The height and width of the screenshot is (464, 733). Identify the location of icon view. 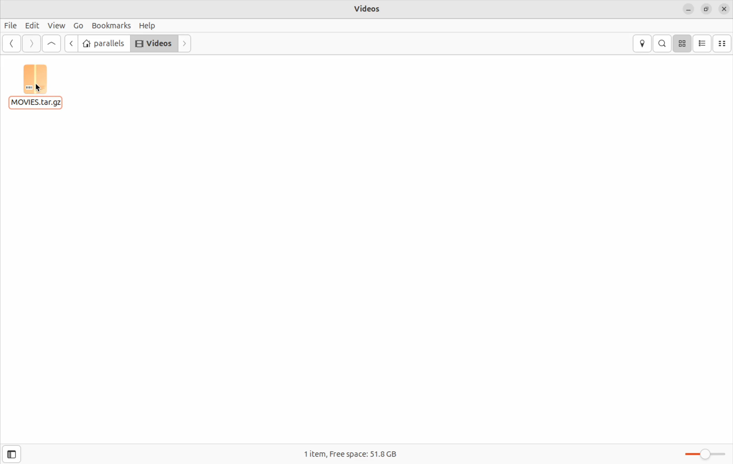
(683, 43).